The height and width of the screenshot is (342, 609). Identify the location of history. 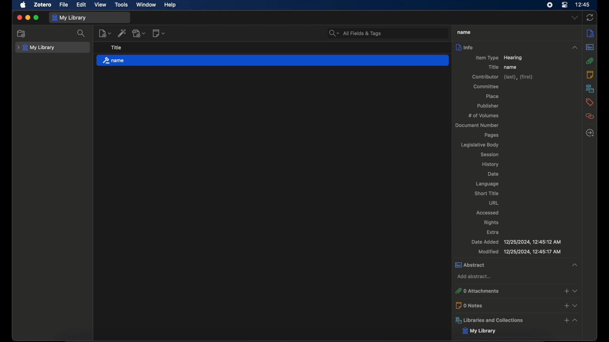
(491, 164).